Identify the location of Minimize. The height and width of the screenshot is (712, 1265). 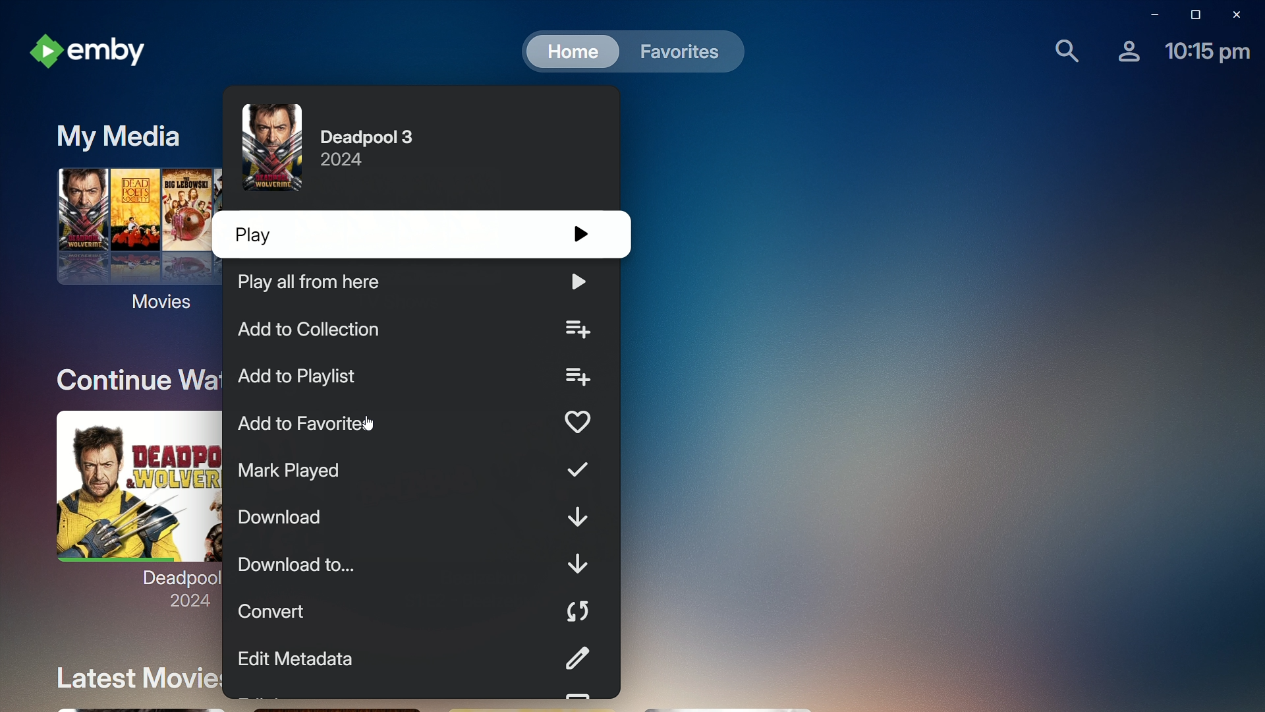
(1146, 18).